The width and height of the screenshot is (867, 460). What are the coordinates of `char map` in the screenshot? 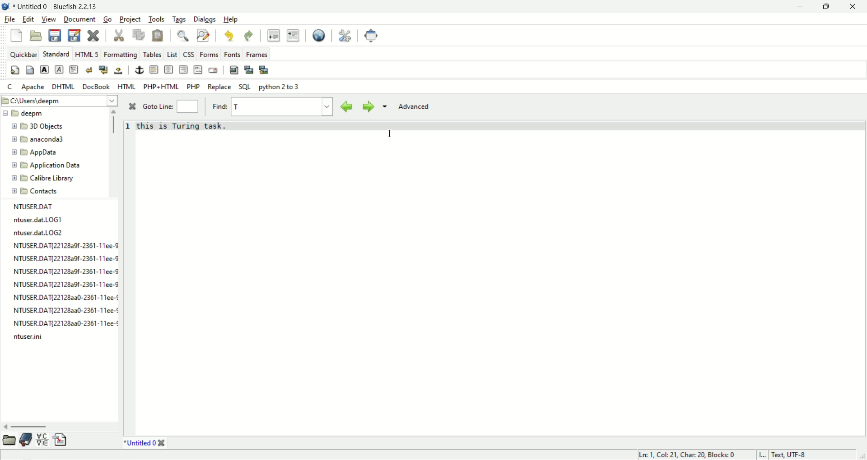 It's located at (43, 440).